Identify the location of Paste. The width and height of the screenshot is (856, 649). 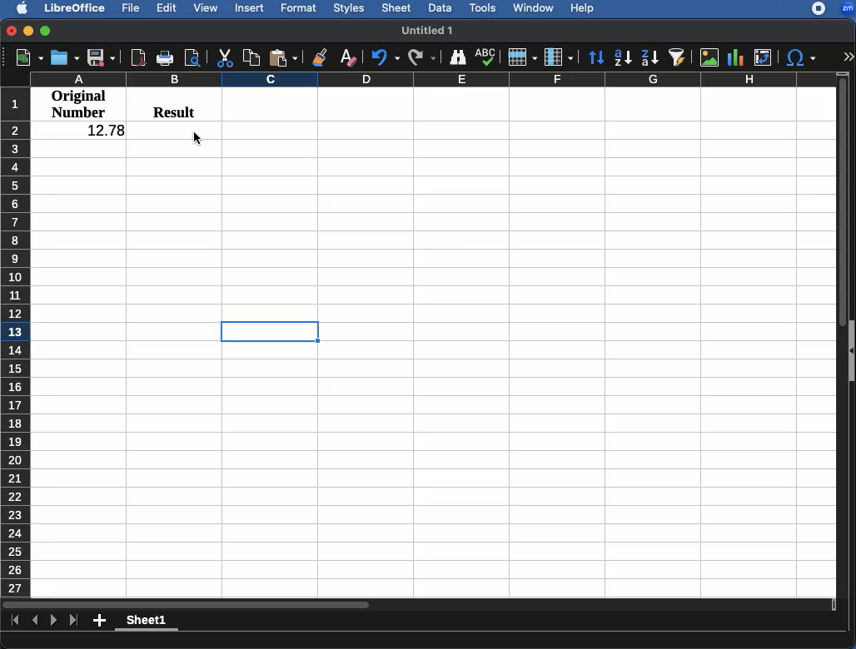
(284, 55).